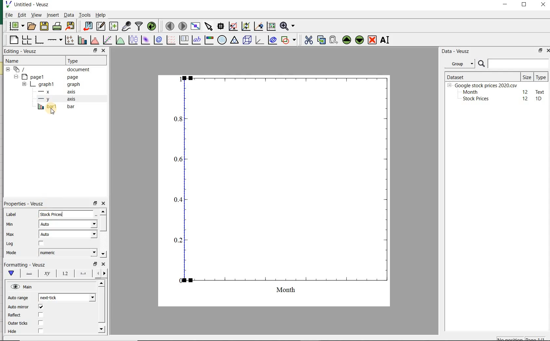 This screenshot has width=550, height=341. Describe the element at coordinates (32, 26) in the screenshot. I see `open a document` at that location.